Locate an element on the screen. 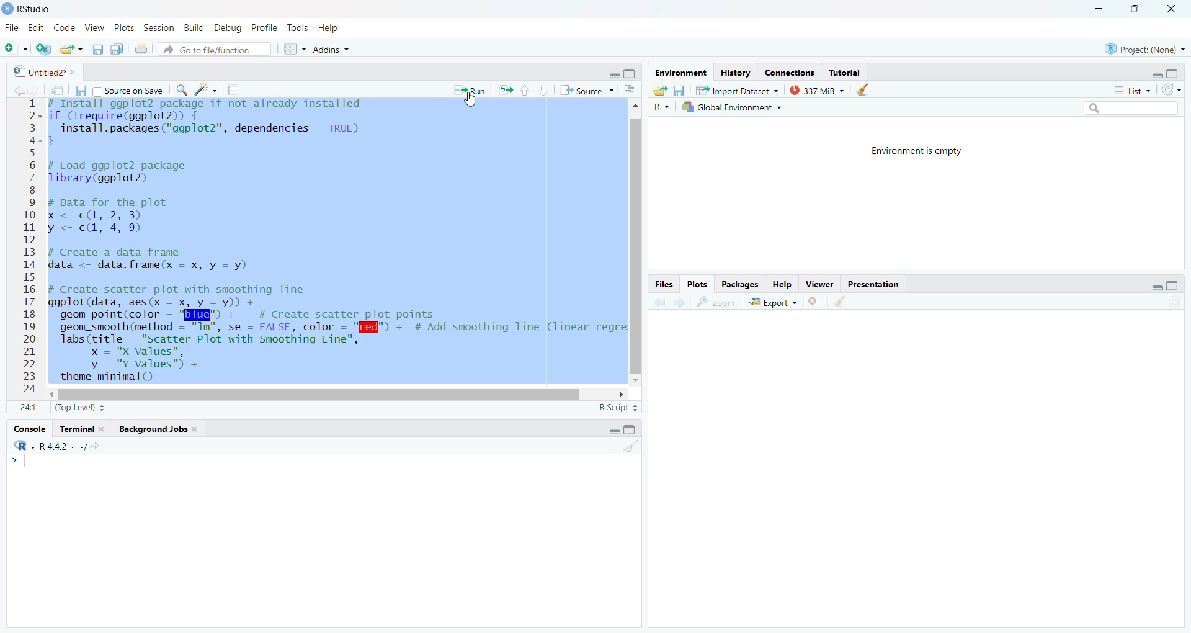  History is located at coordinates (734, 73).